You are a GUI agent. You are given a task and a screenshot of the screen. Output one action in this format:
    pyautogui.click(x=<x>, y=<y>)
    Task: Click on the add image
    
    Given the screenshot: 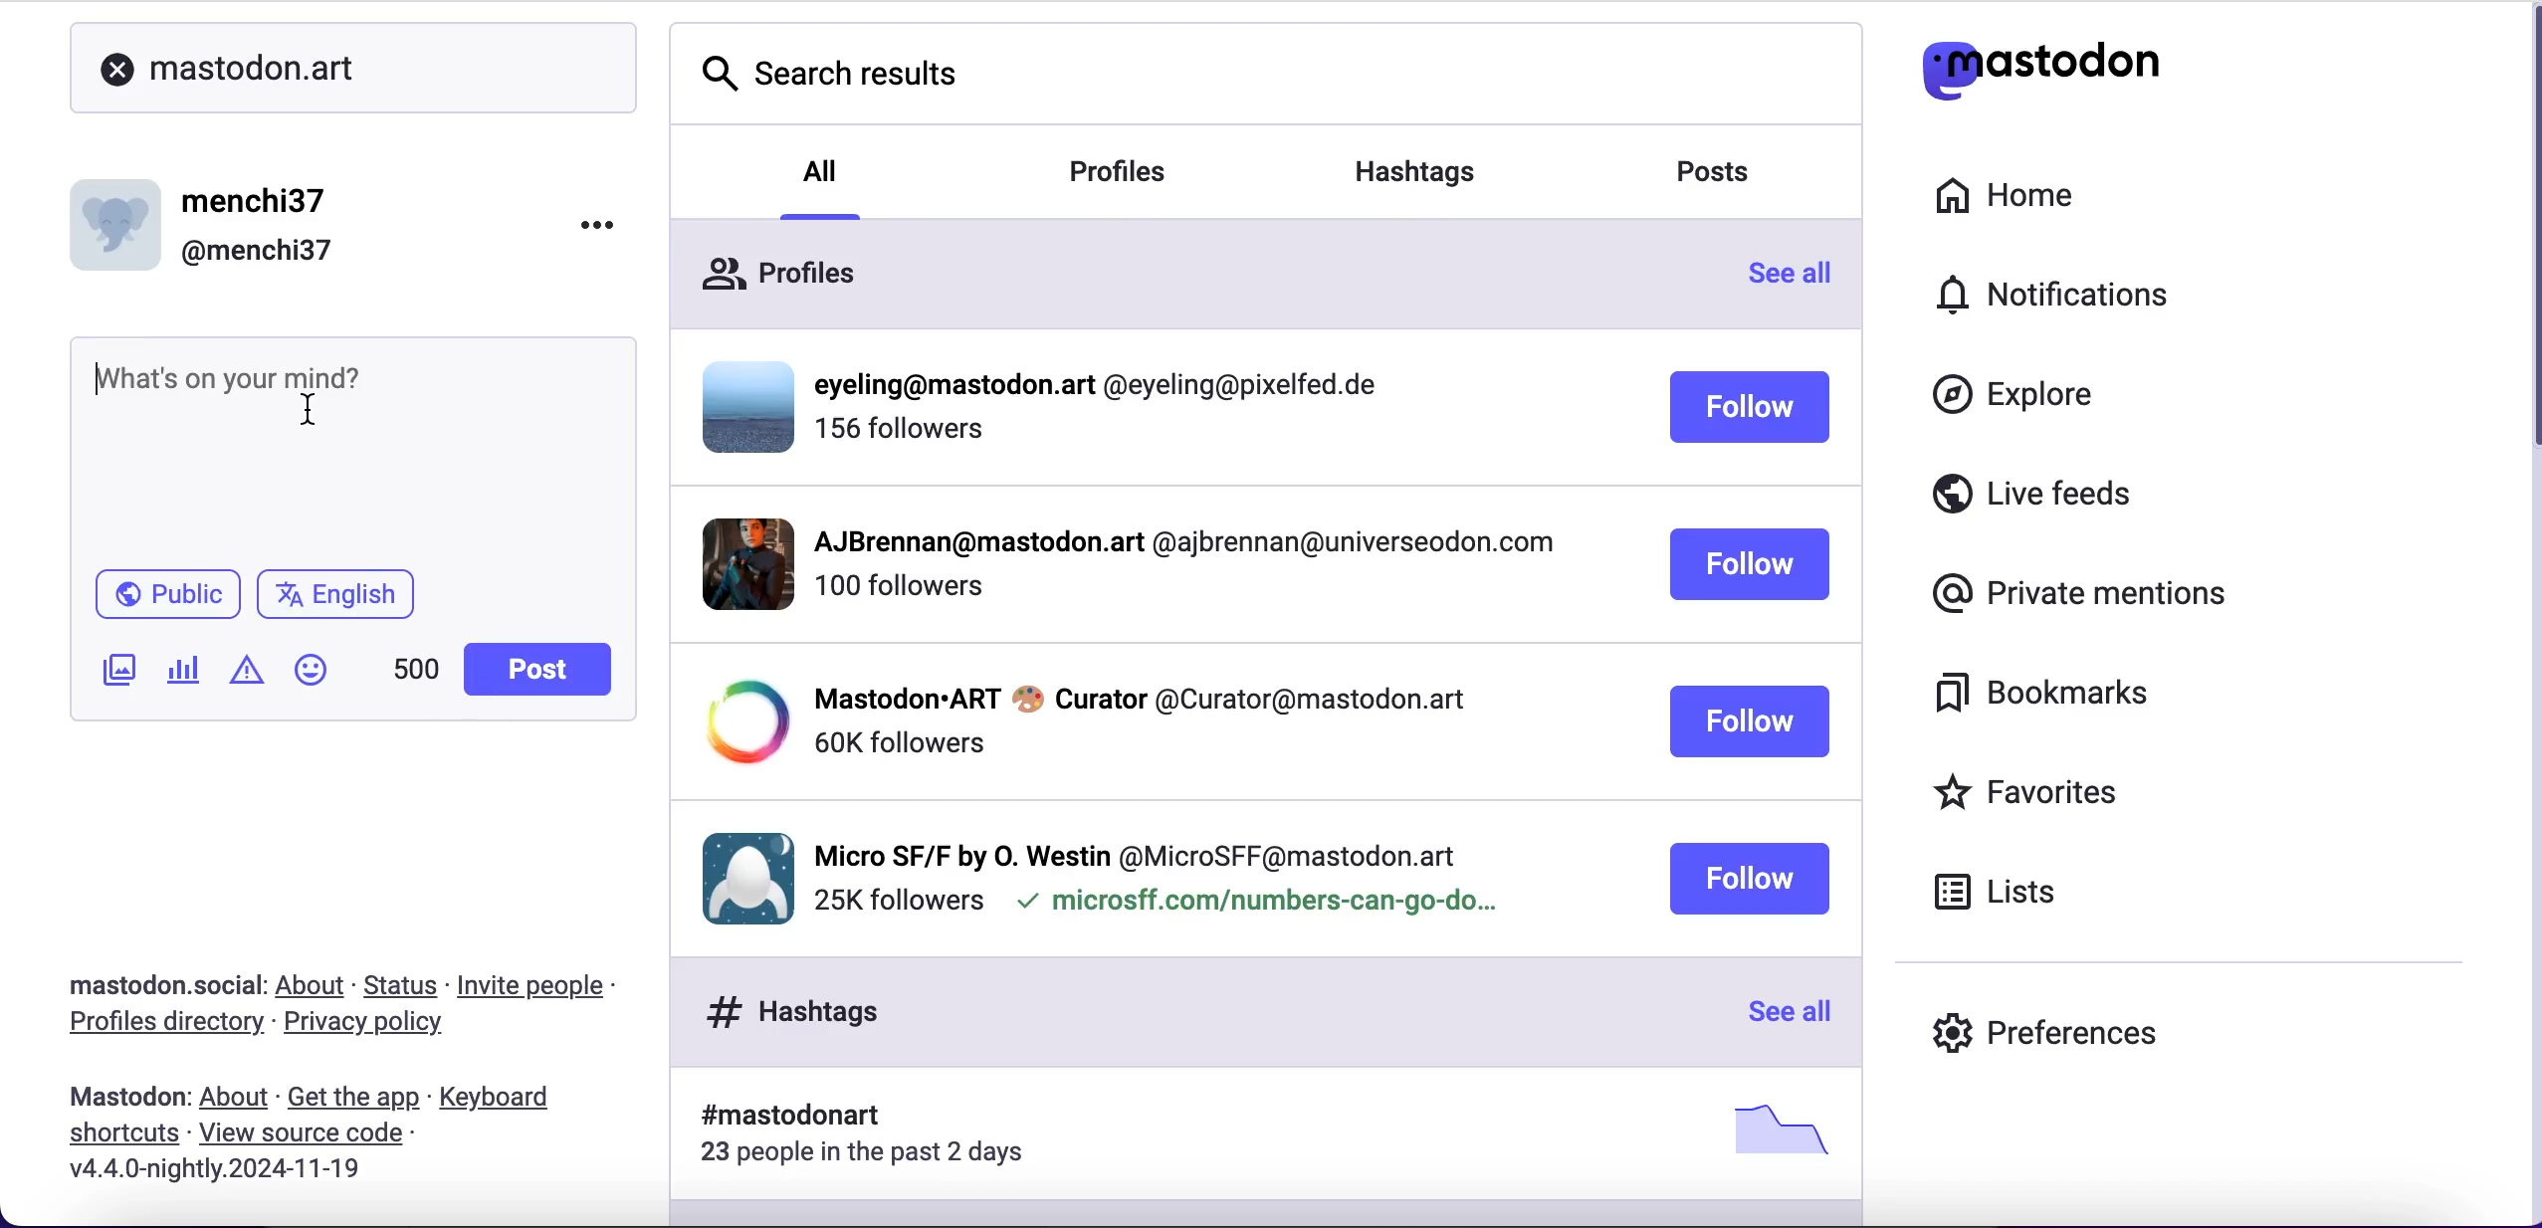 What is the action you would take?
    pyautogui.click(x=121, y=676)
    